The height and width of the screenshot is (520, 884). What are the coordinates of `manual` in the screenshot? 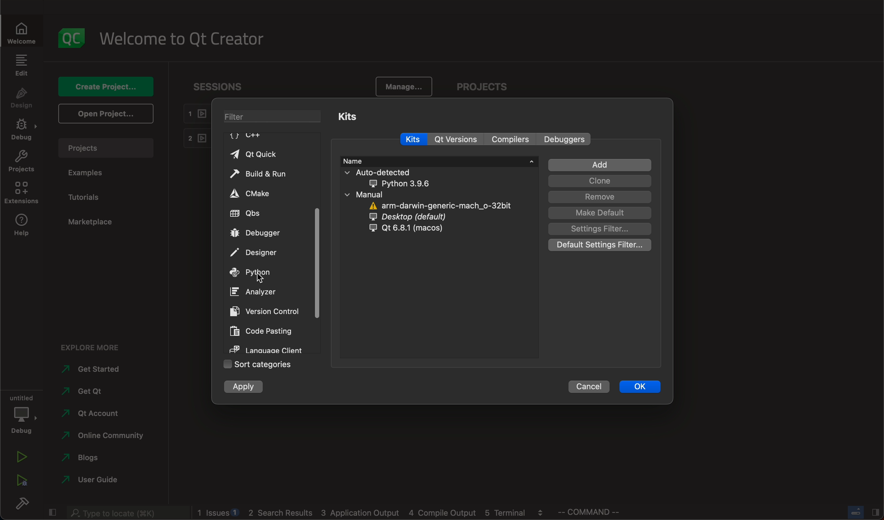 It's located at (382, 195).